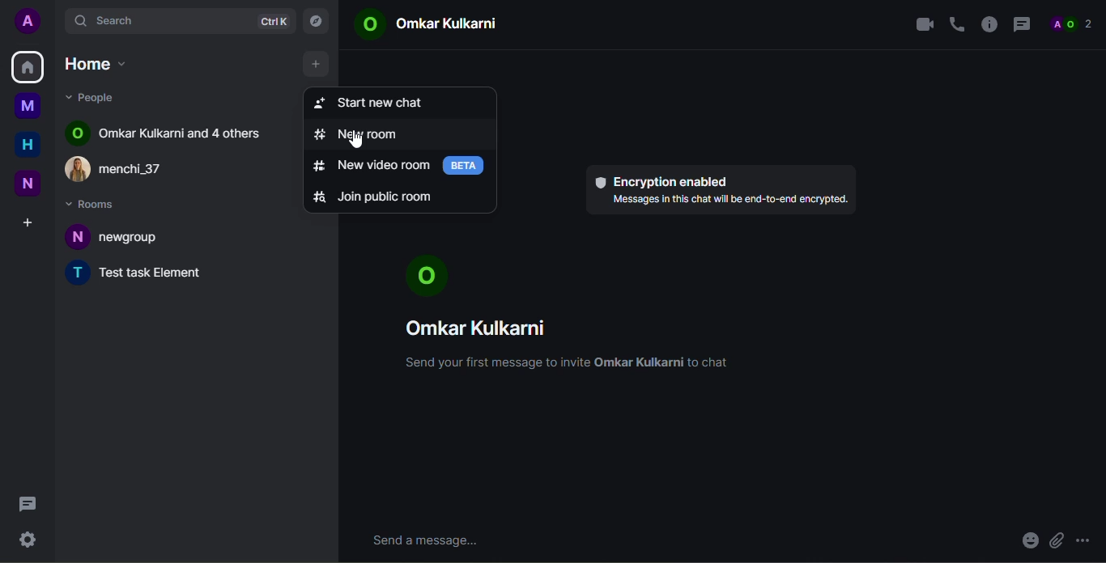  What do you see at coordinates (429, 276) in the screenshot?
I see `profile pic` at bounding box center [429, 276].